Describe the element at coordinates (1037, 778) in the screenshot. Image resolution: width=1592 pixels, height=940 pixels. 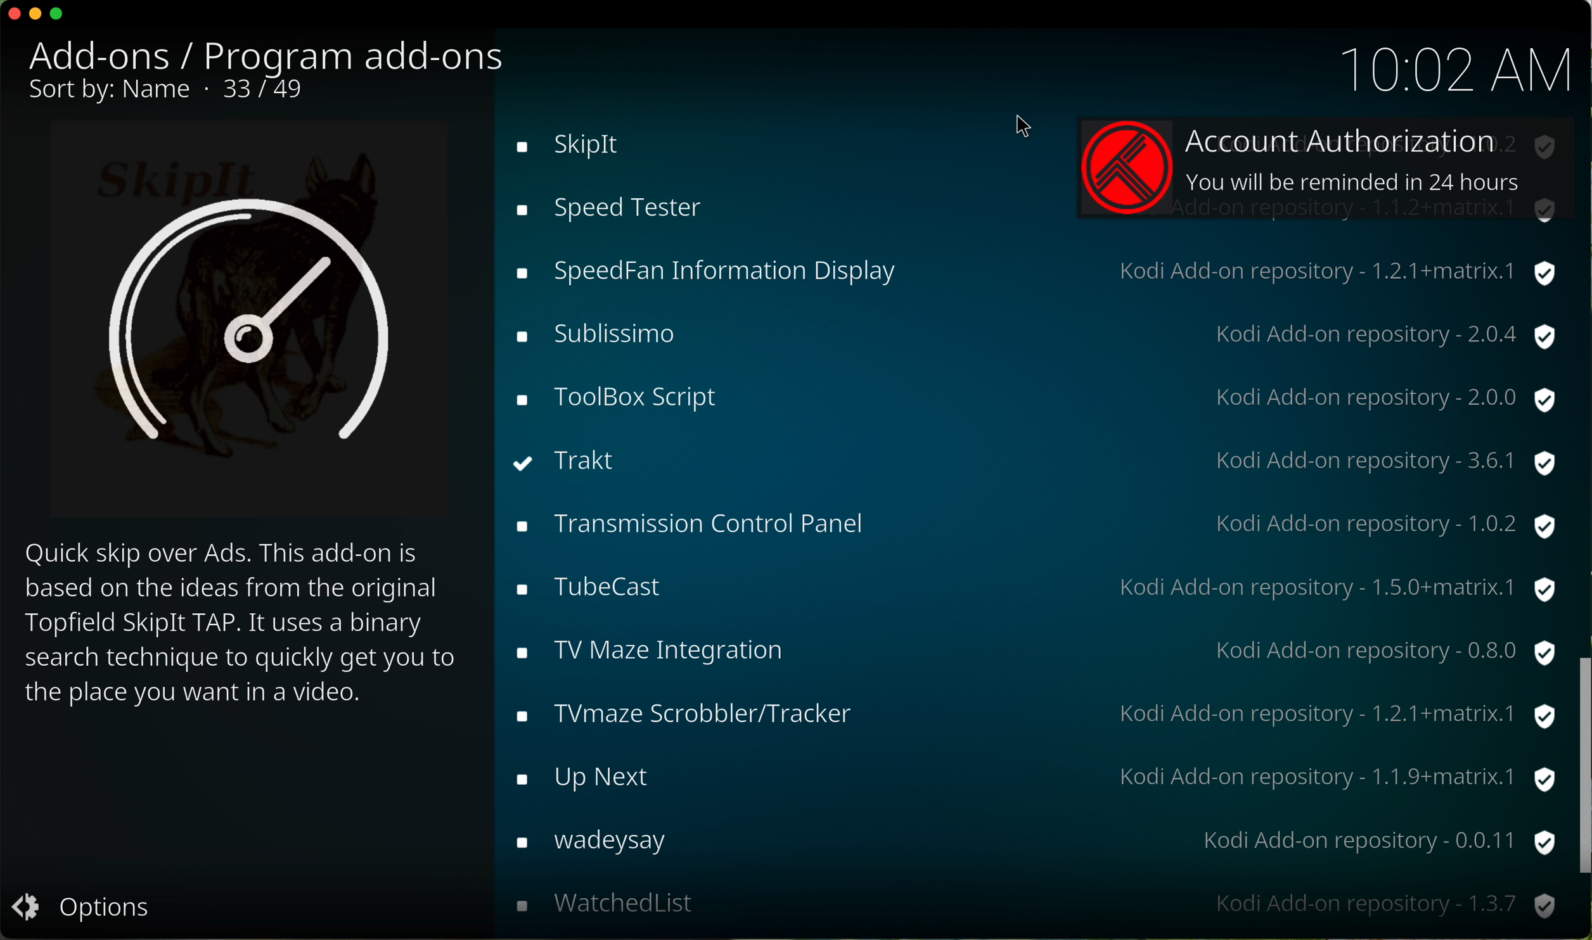
I see `where are you` at that location.